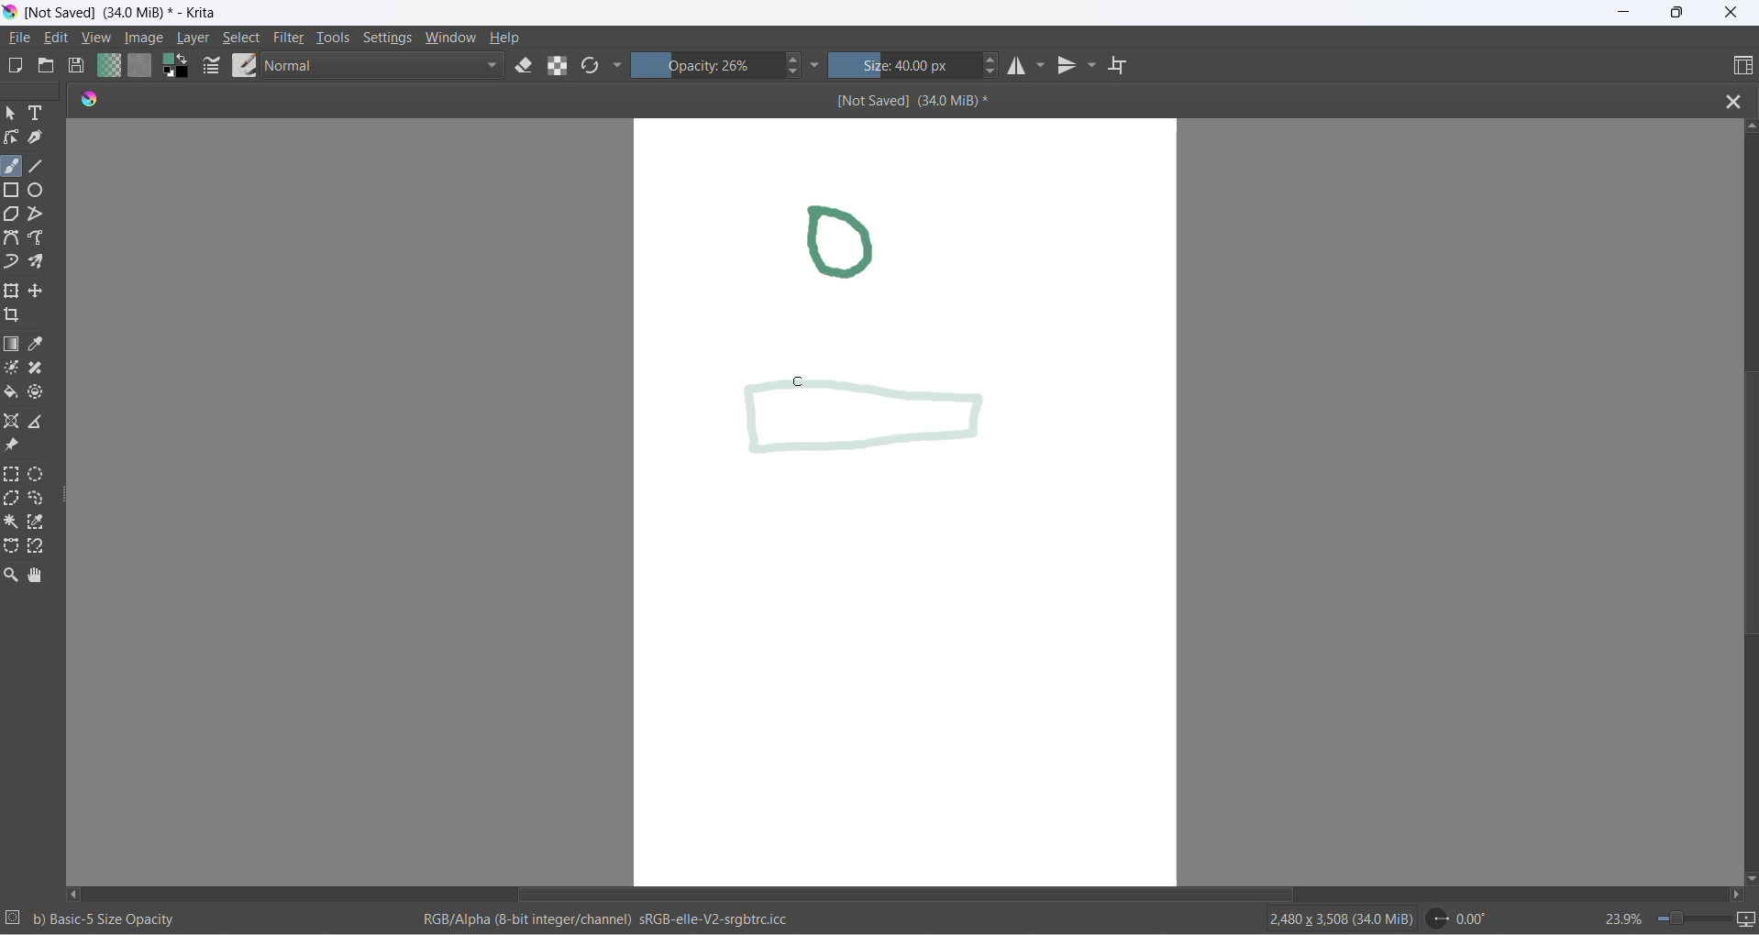  I want to click on measure the distance between two points, so click(43, 421).